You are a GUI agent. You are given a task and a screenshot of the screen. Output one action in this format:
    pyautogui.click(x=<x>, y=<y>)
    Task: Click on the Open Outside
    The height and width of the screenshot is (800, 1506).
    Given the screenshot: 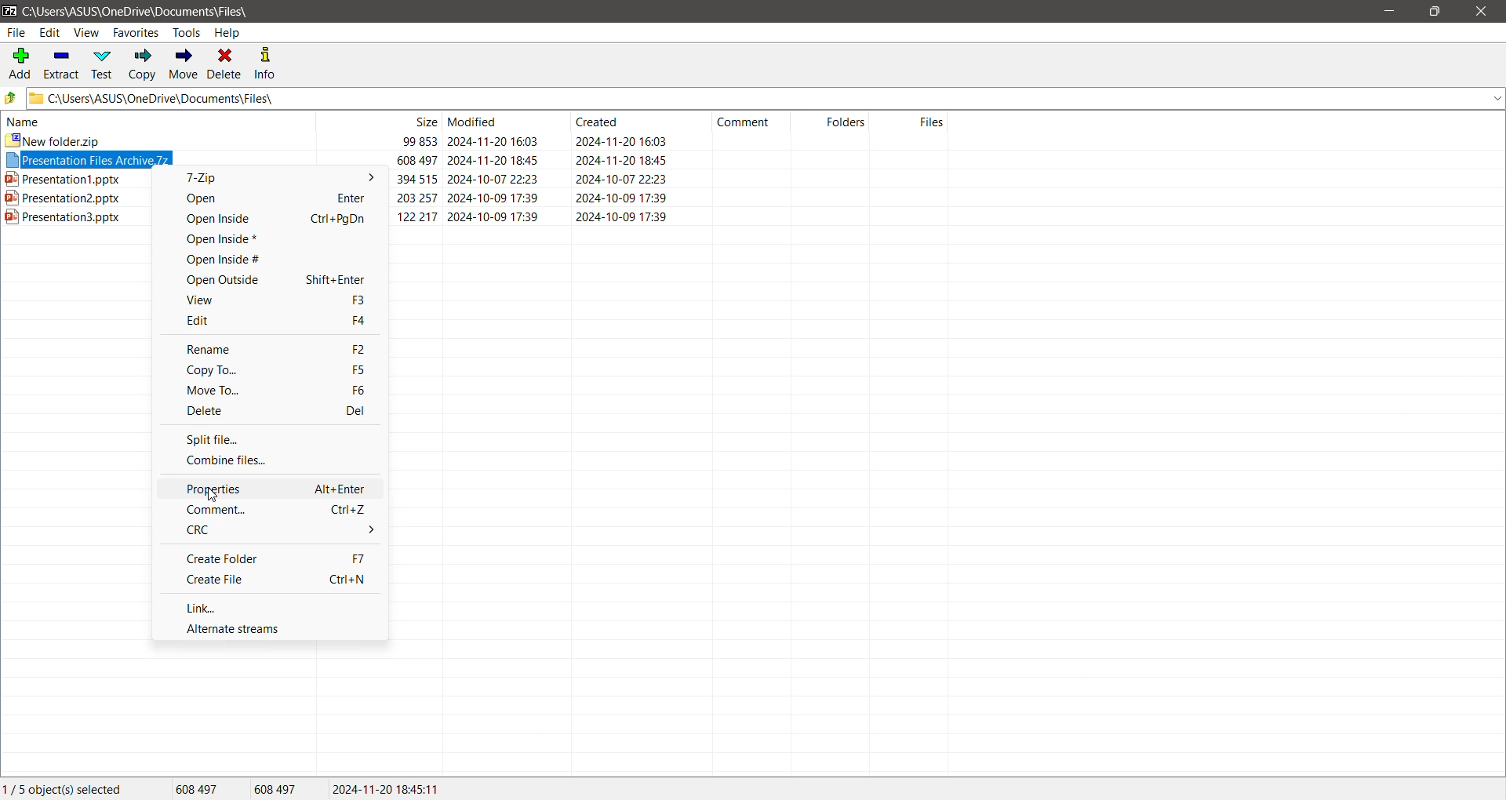 What is the action you would take?
    pyautogui.click(x=228, y=279)
    